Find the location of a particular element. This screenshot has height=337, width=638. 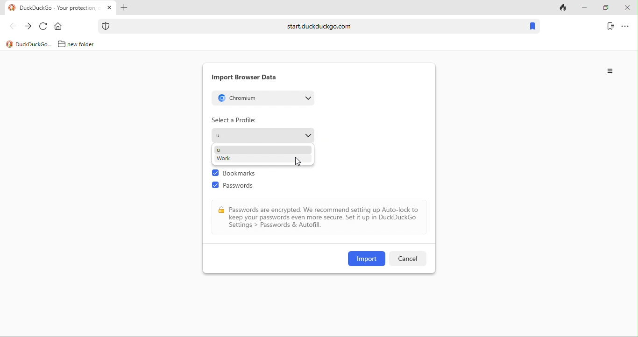

select browser is located at coordinates (265, 98).